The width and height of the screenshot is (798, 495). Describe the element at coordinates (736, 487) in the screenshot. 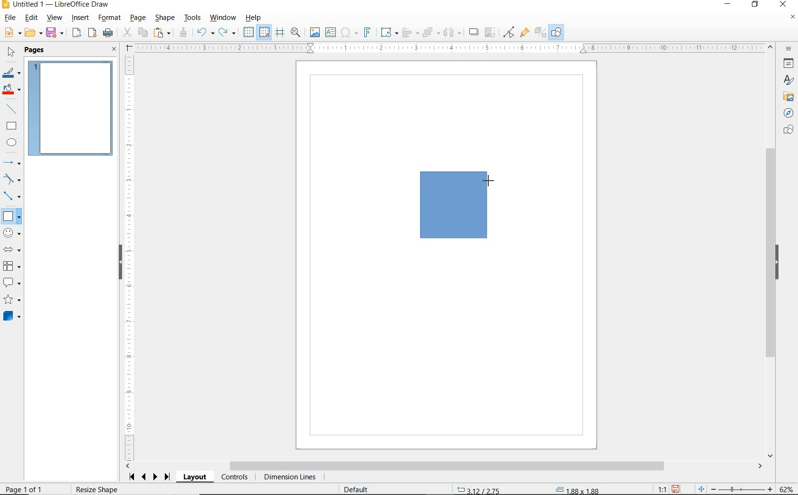

I see `ZOOM OUT OR ZOOM IN` at that location.